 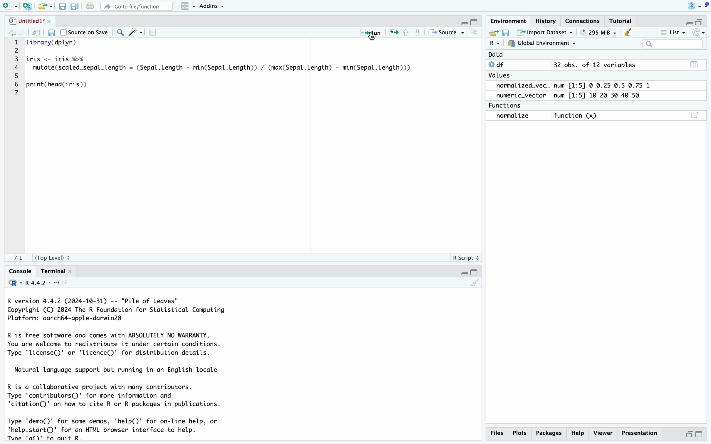 I want to click on normalized_vec, so click(x=518, y=86).